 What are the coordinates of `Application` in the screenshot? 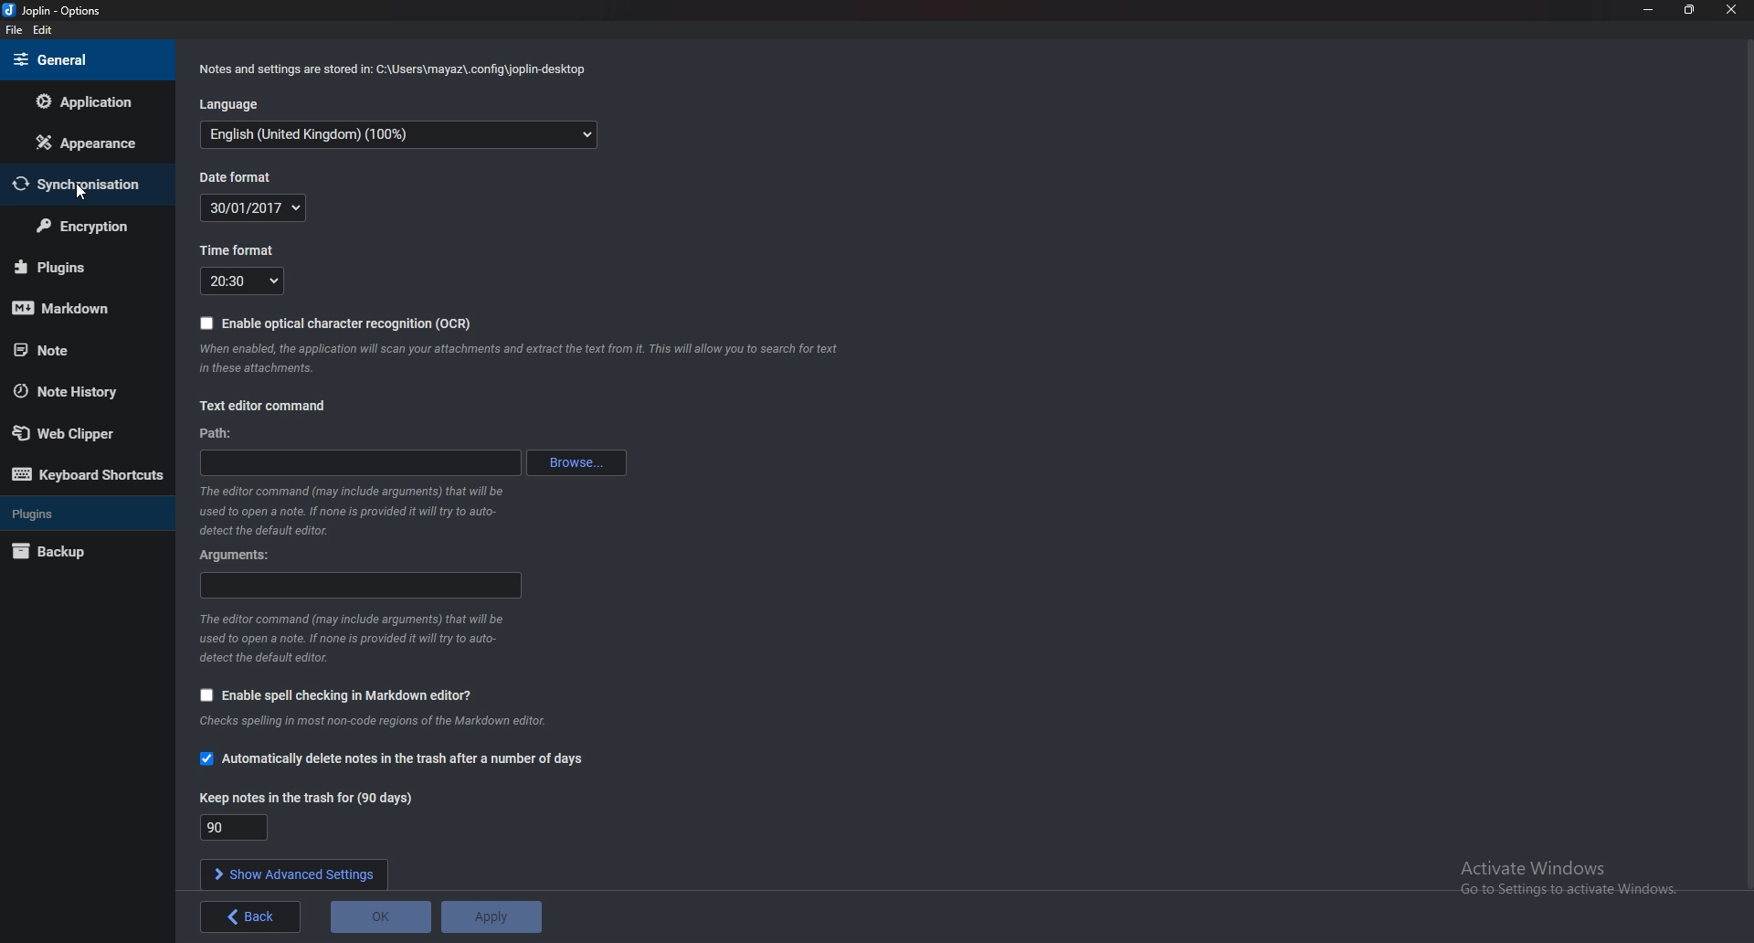 It's located at (94, 102).